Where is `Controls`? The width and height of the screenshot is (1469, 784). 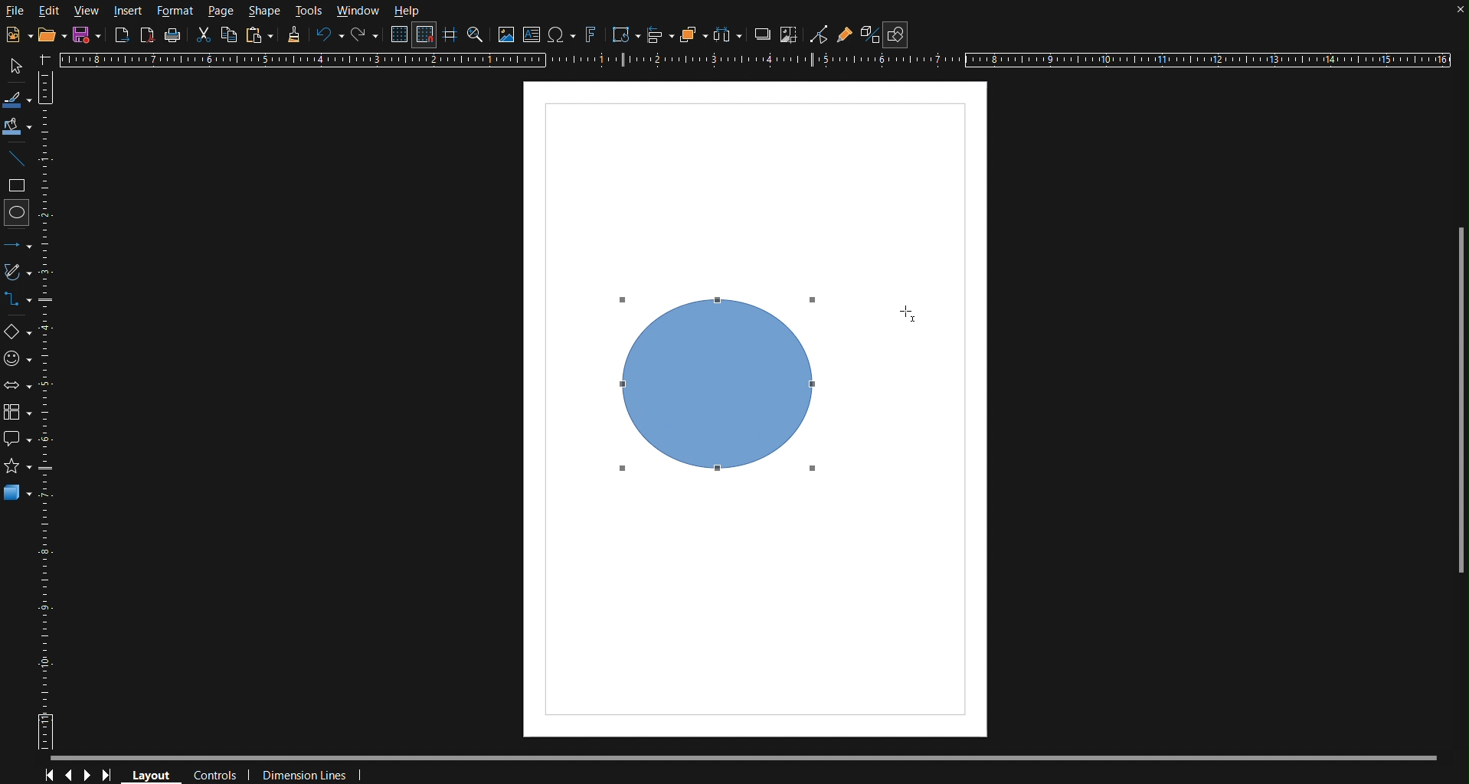 Controls is located at coordinates (217, 773).